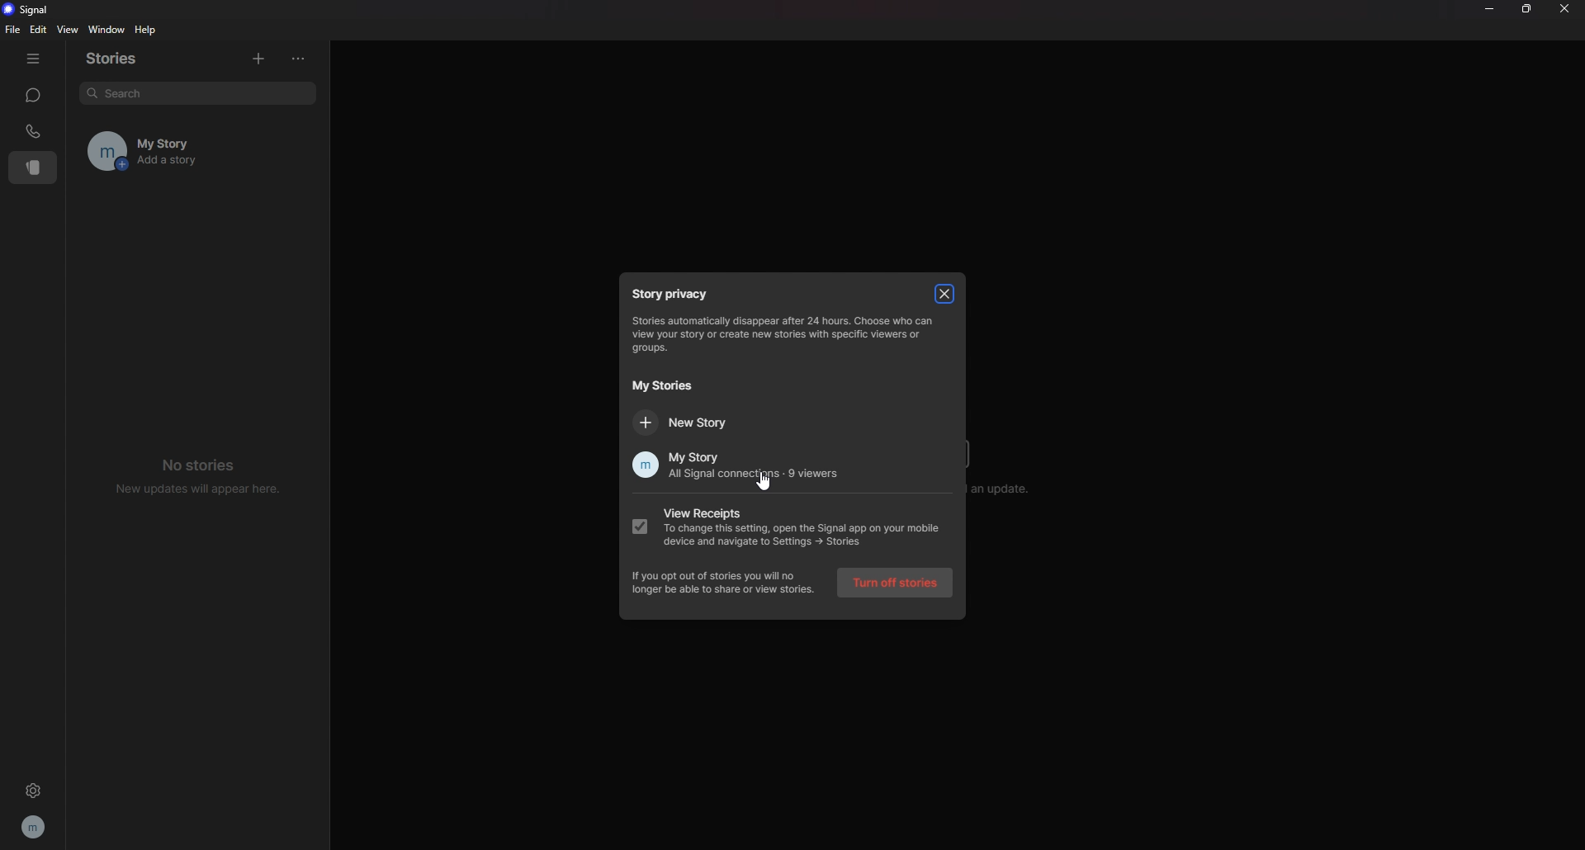 The image size is (1585, 850). Describe the element at coordinates (33, 59) in the screenshot. I see `hide tab` at that location.